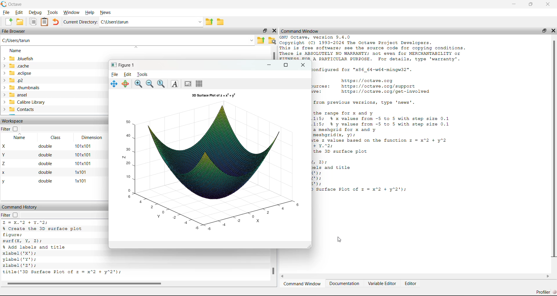 Image resolution: width=557 pixels, height=296 pixels. Describe the element at coordinates (382, 283) in the screenshot. I see `Variable Editor` at that location.